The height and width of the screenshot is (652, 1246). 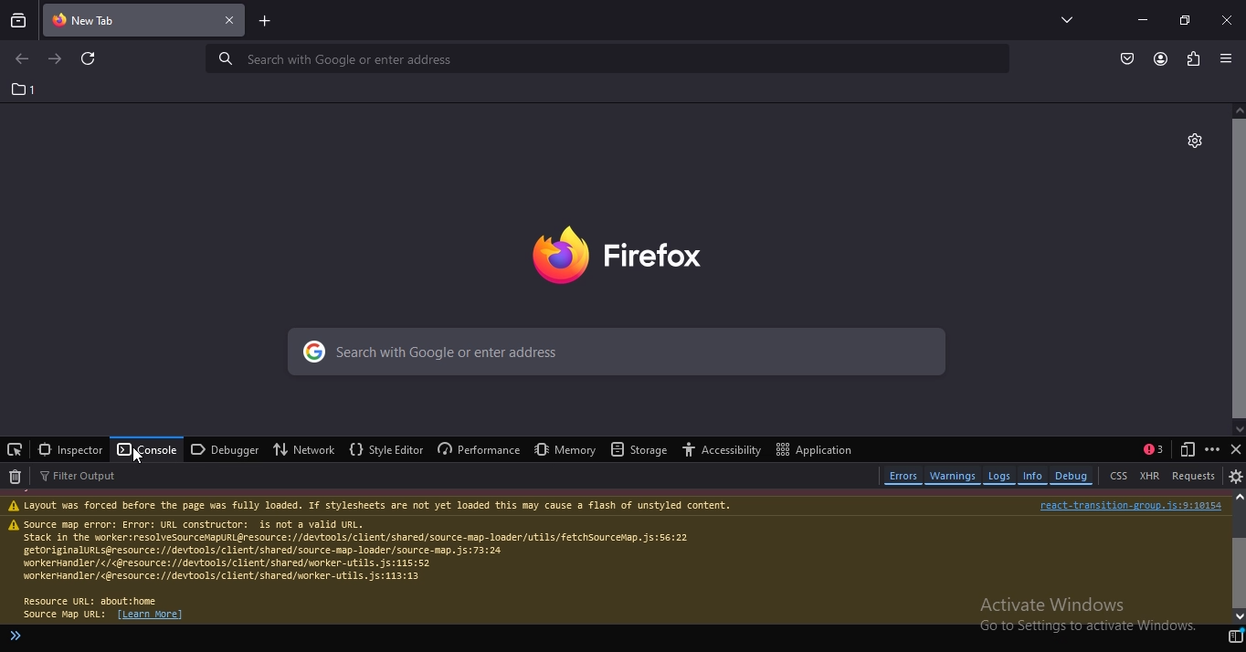 What do you see at coordinates (812, 449) in the screenshot?
I see `application` at bounding box center [812, 449].